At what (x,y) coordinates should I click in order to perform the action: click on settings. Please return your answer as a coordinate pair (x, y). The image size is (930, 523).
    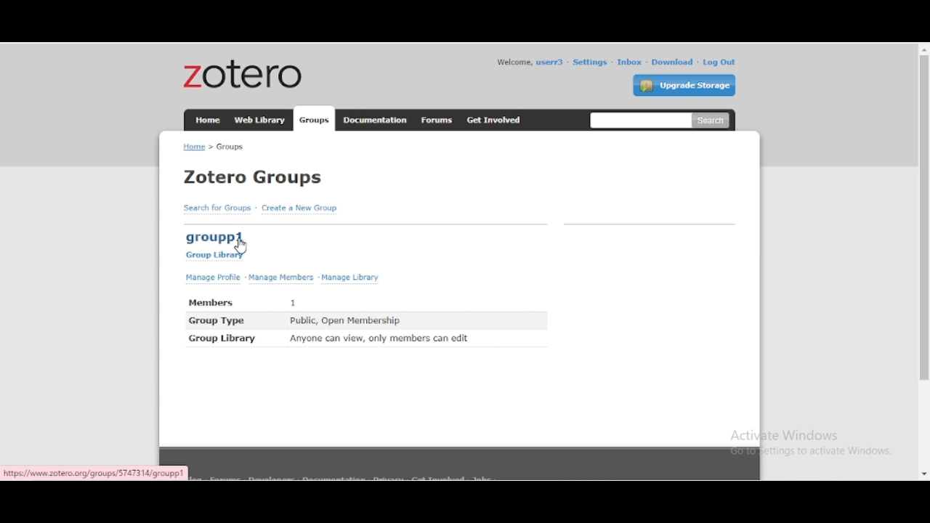
    Looking at the image, I should click on (590, 62).